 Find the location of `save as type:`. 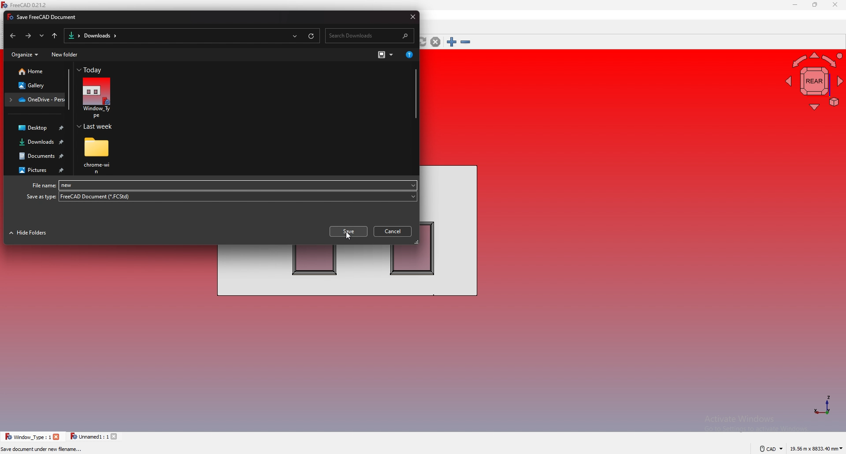

save as type: is located at coordinates (41, 197).